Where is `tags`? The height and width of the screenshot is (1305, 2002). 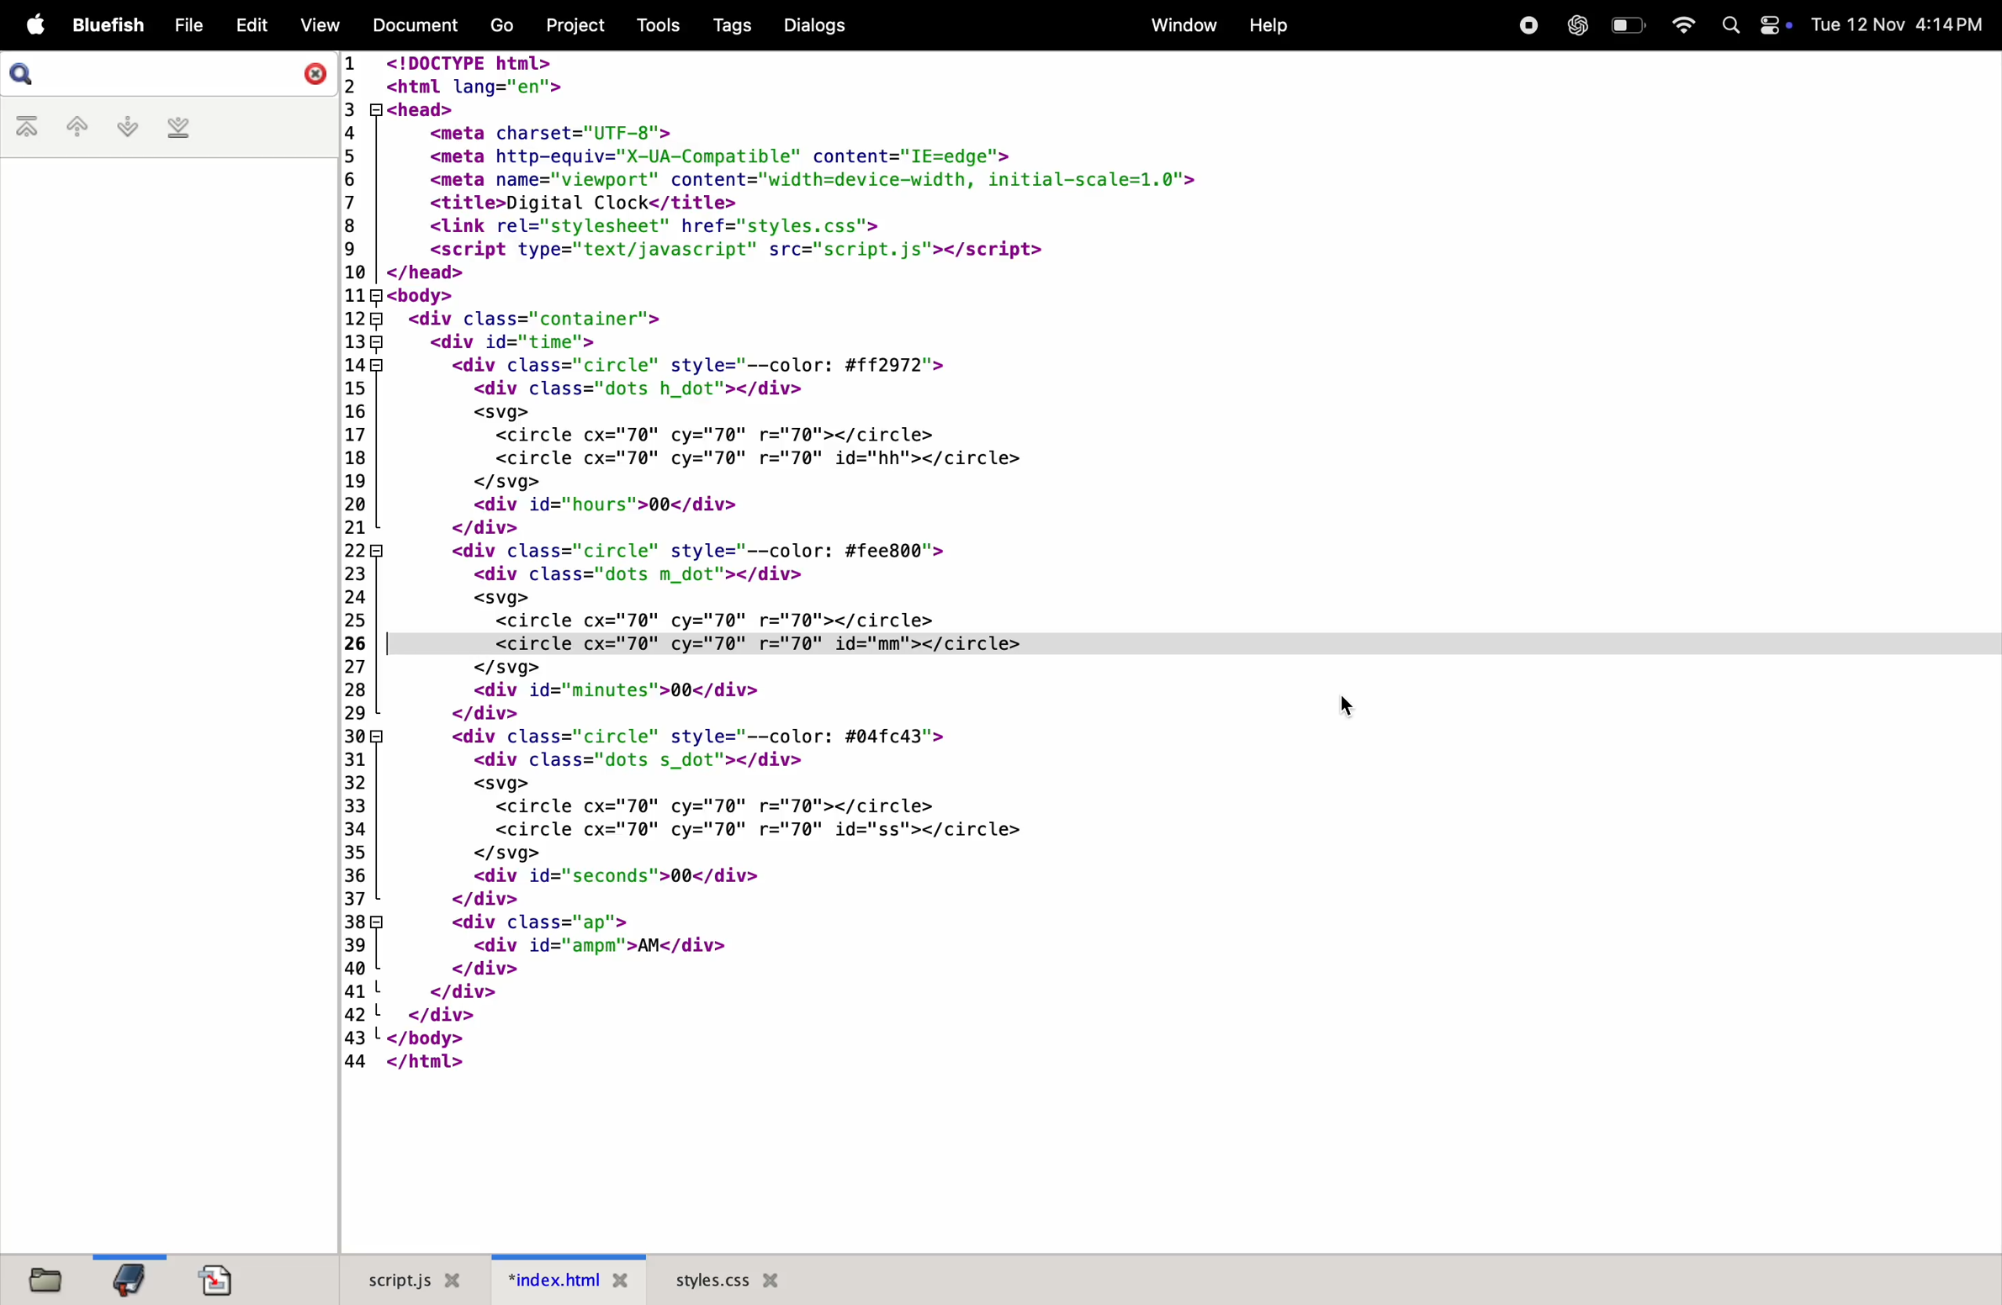
tags is located at coordinates (728, 27).